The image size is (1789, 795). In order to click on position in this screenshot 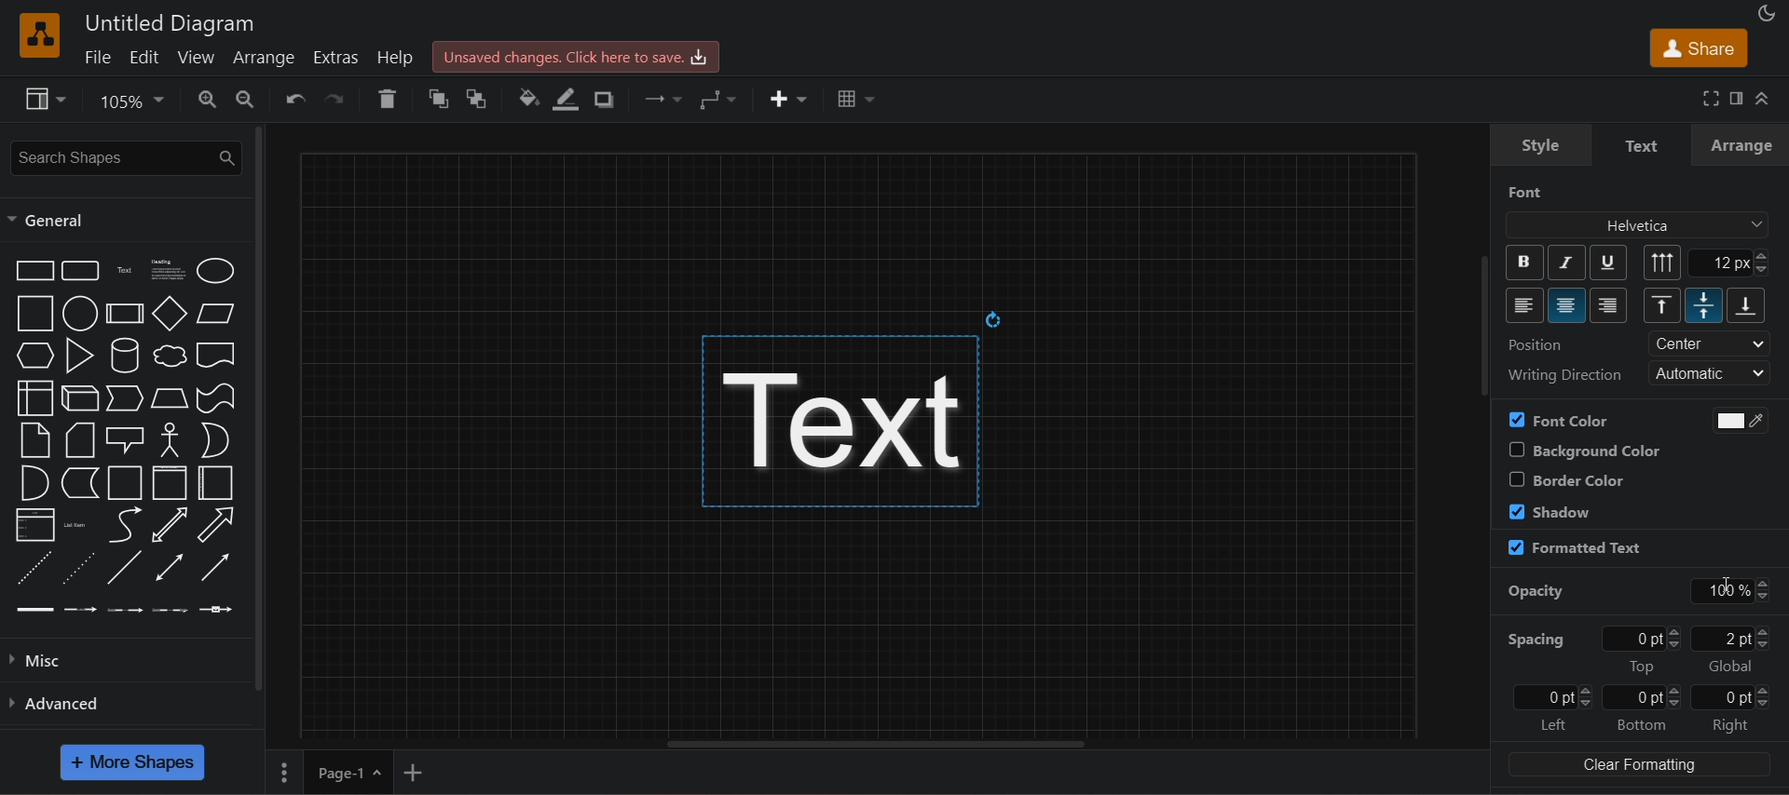, I will do `click(1537, 344)`.